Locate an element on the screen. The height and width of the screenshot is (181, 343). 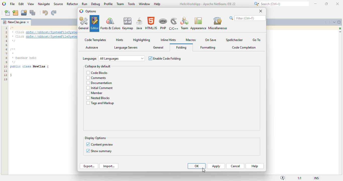
notifications is located at coordinates (282, 178).